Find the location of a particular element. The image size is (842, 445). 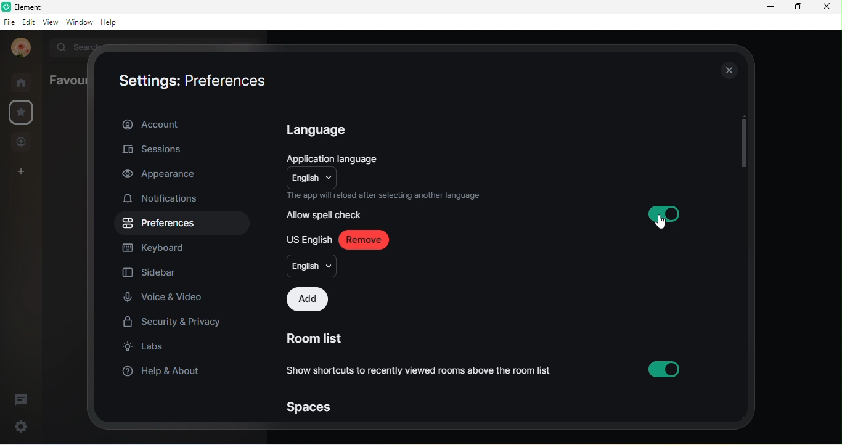

file is located at coordinates (9, 22).